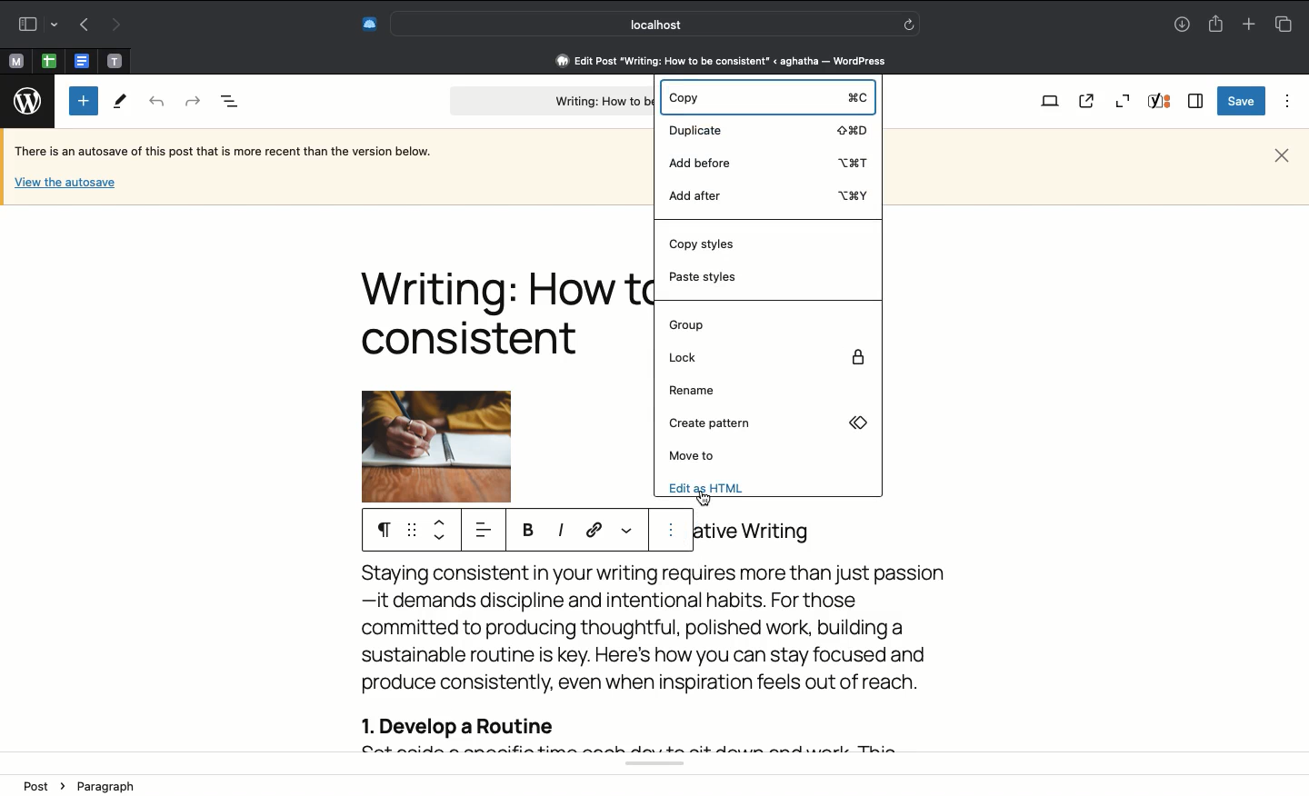  Describe the element at coordinates (80, 57) in the screenshot. I see `pinned tab, google docs` at that location.